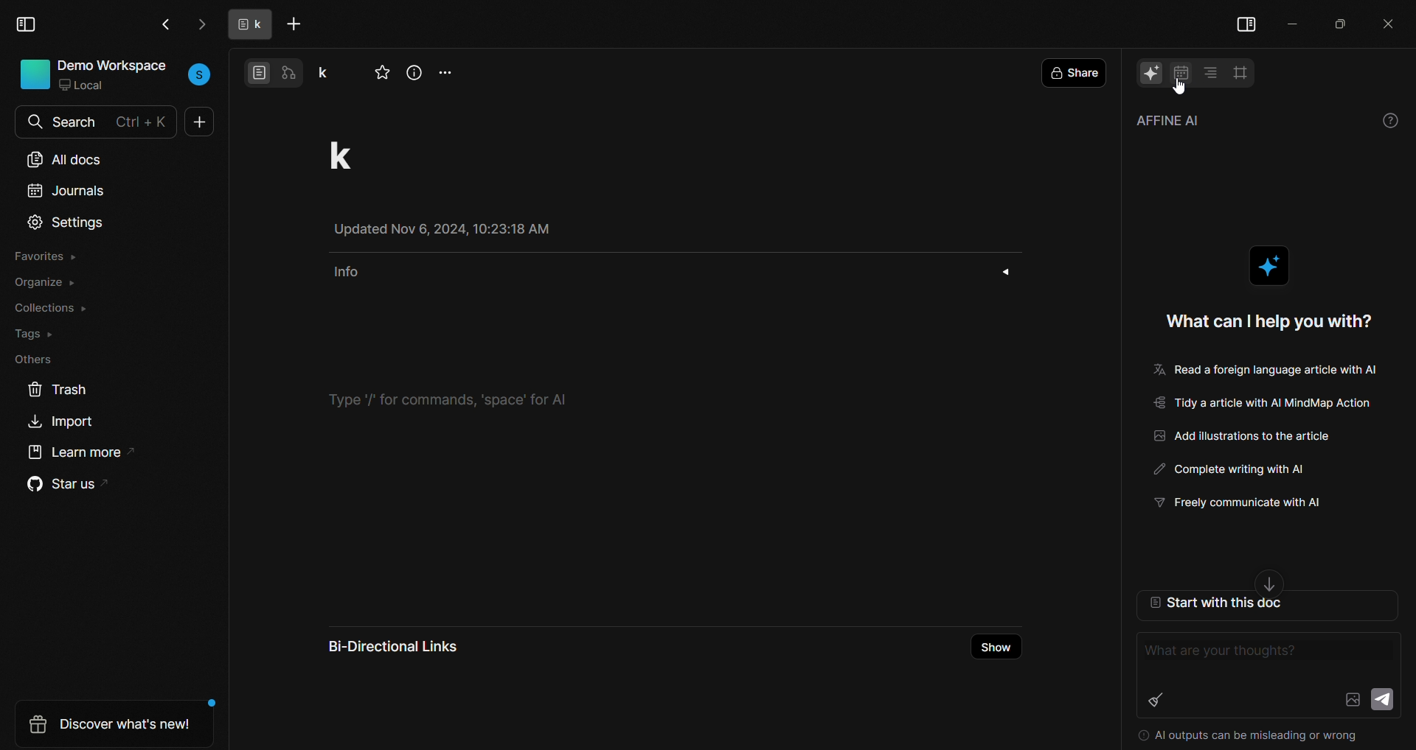 This screenshot has height=750, width=1416. I want to click on affine AI, so click(1176, 121).